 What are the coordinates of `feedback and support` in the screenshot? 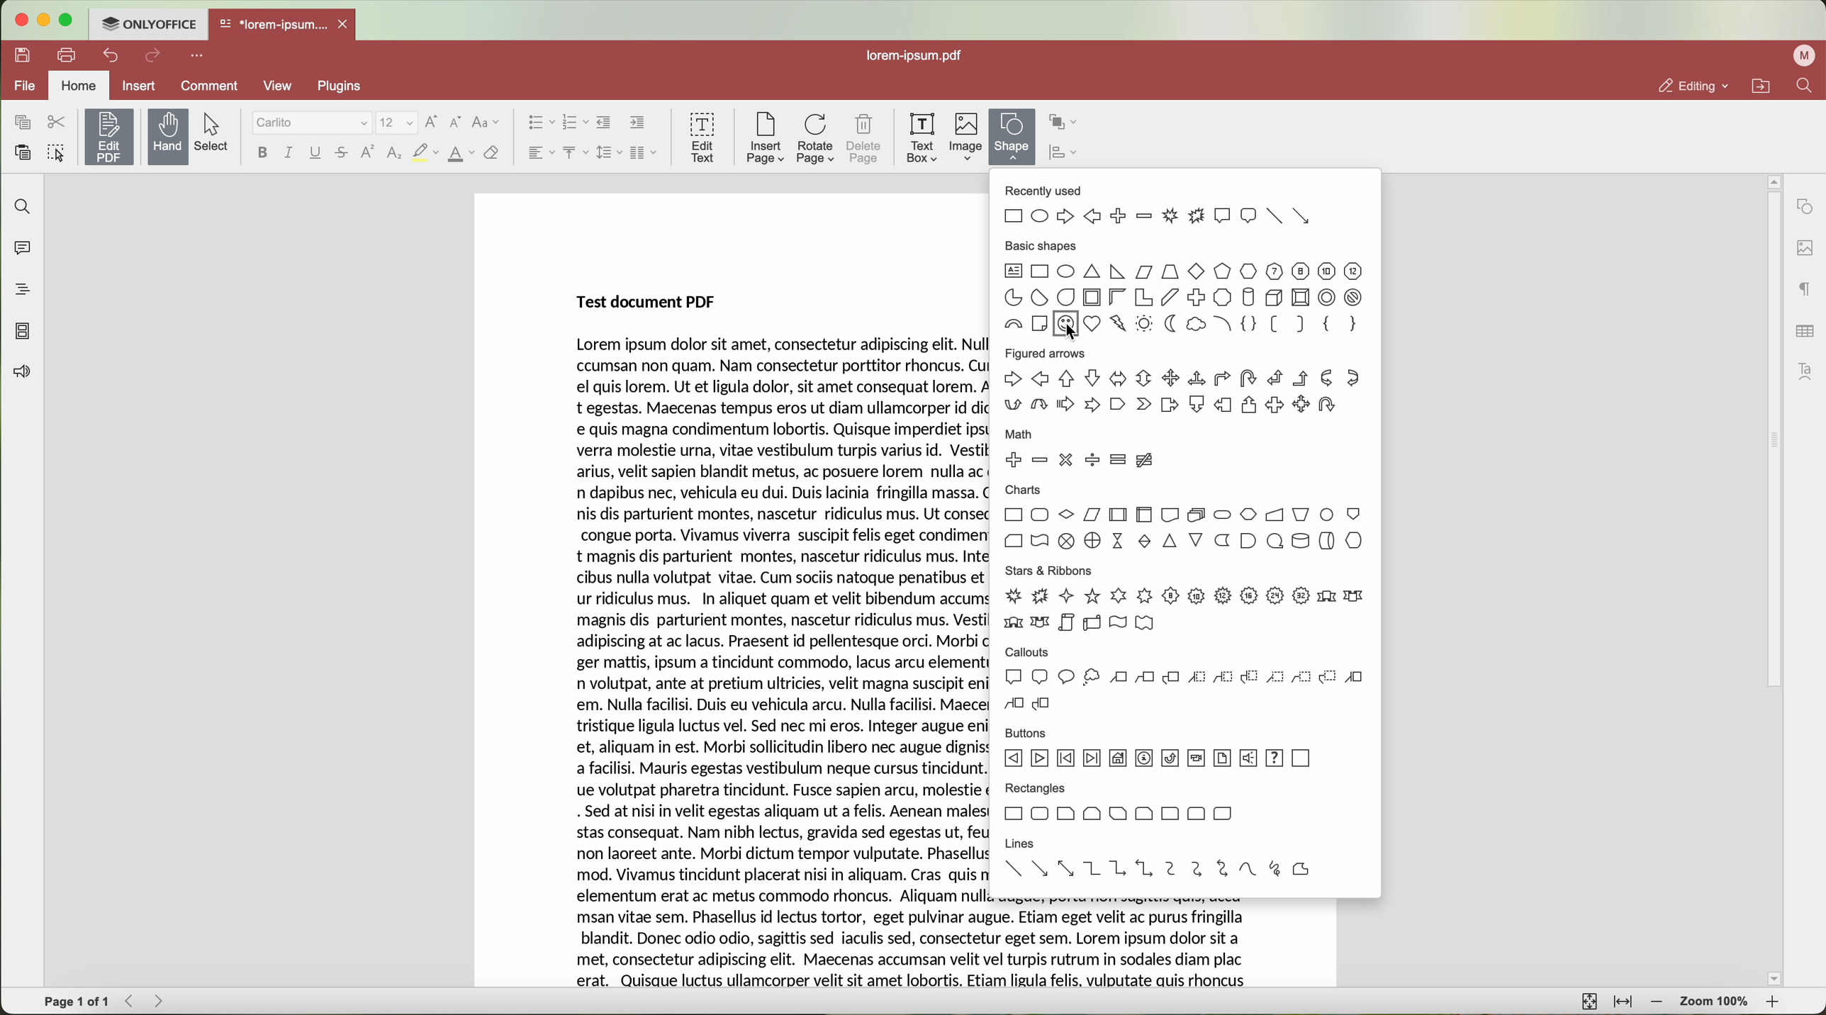 It's located at (23, 372).